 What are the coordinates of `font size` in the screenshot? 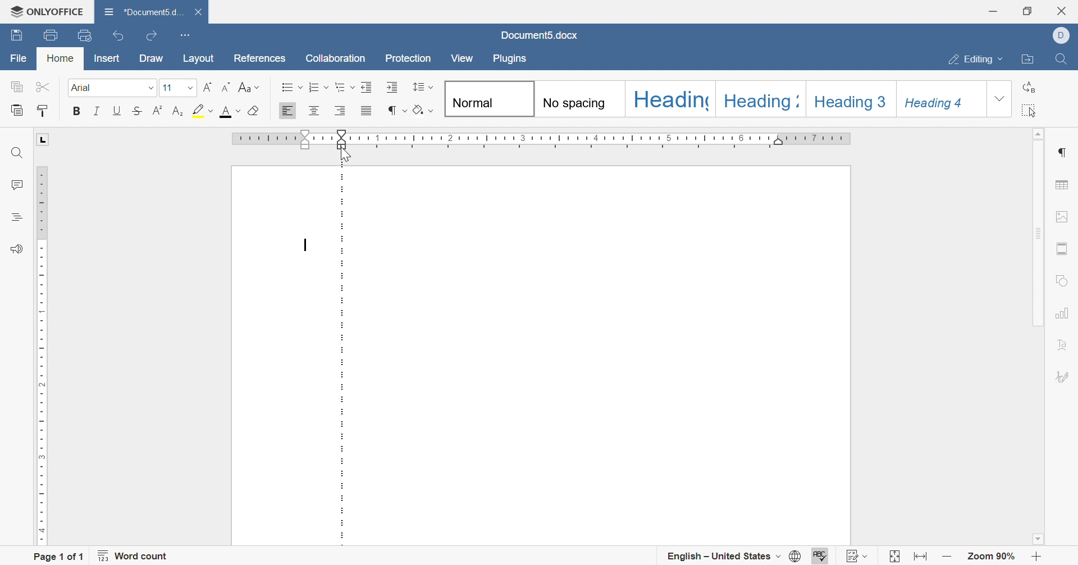 It's located at (167, 88).